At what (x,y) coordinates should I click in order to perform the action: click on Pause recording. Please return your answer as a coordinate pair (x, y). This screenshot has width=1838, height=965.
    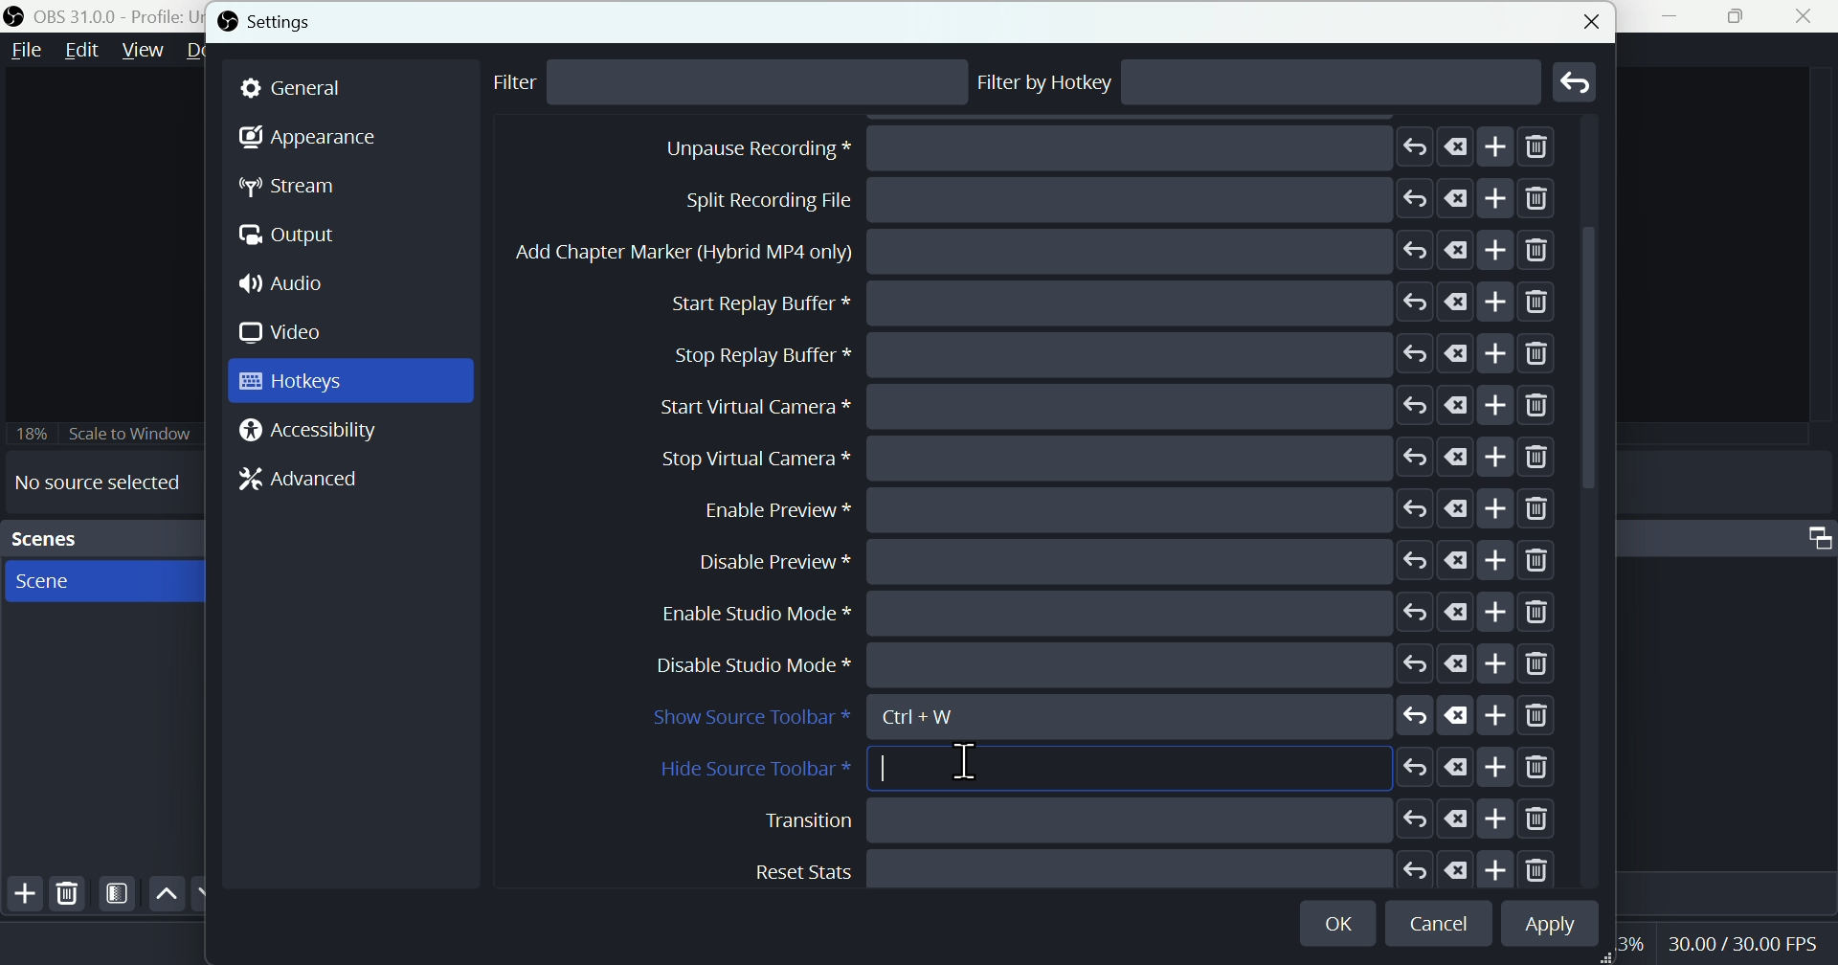
    Looking at the image, I should click on (1100, 303).